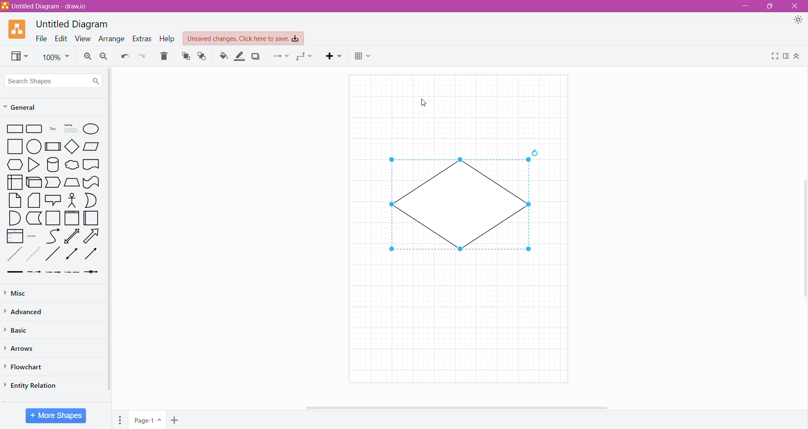  Describe the element at coordinates (423, 103) in the screenshot. I see `Cursor` at that location.